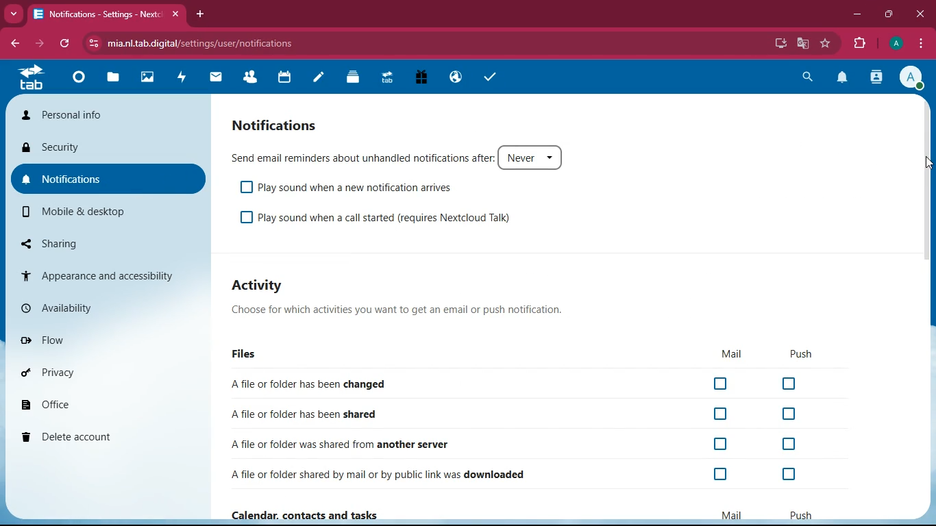  What do you see at coordinates (922, 43) in the screenshot?
I see `options` at bounding box center [922, 43].